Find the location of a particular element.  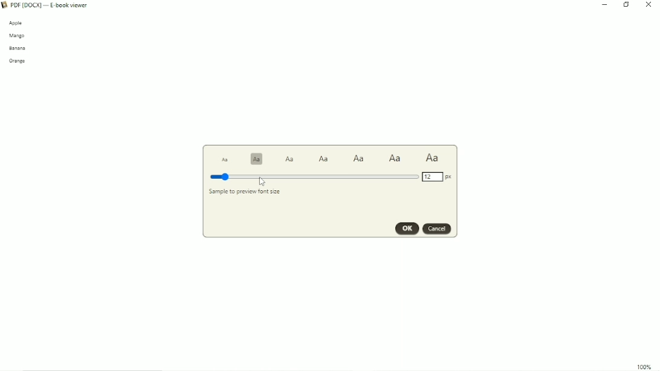

Text size is located at coordinates (359, 158).